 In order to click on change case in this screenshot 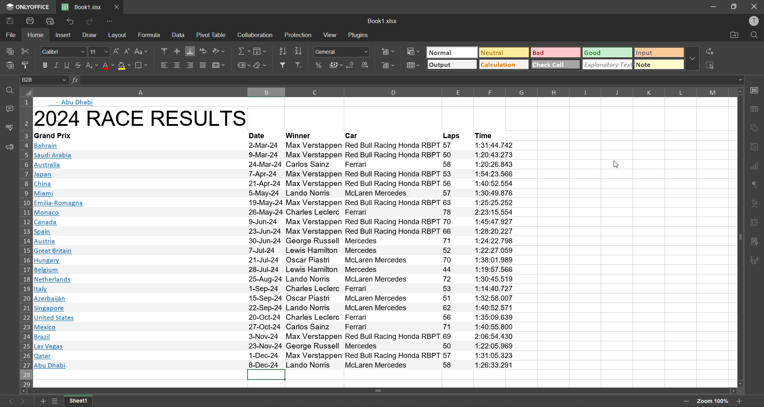, I will do `click(142, 52)`.